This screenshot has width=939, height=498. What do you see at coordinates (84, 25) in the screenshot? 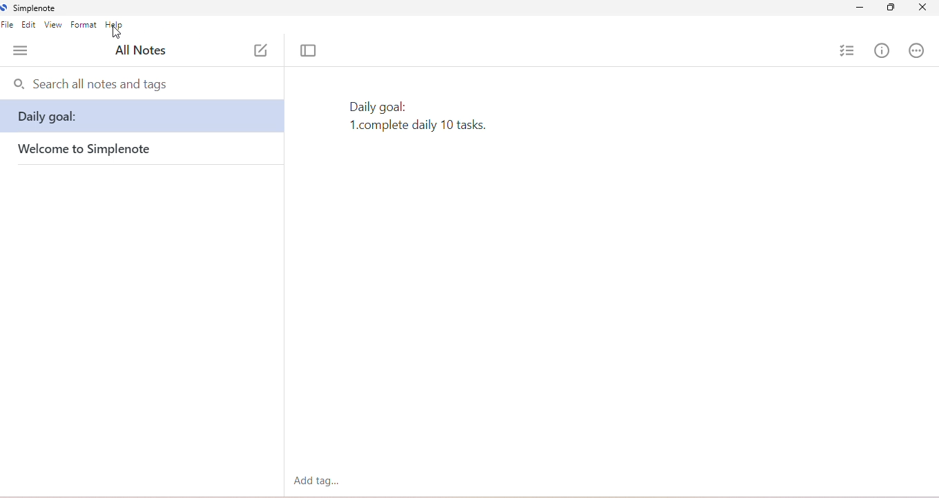
I see `format` at bounding box center [84, 25].